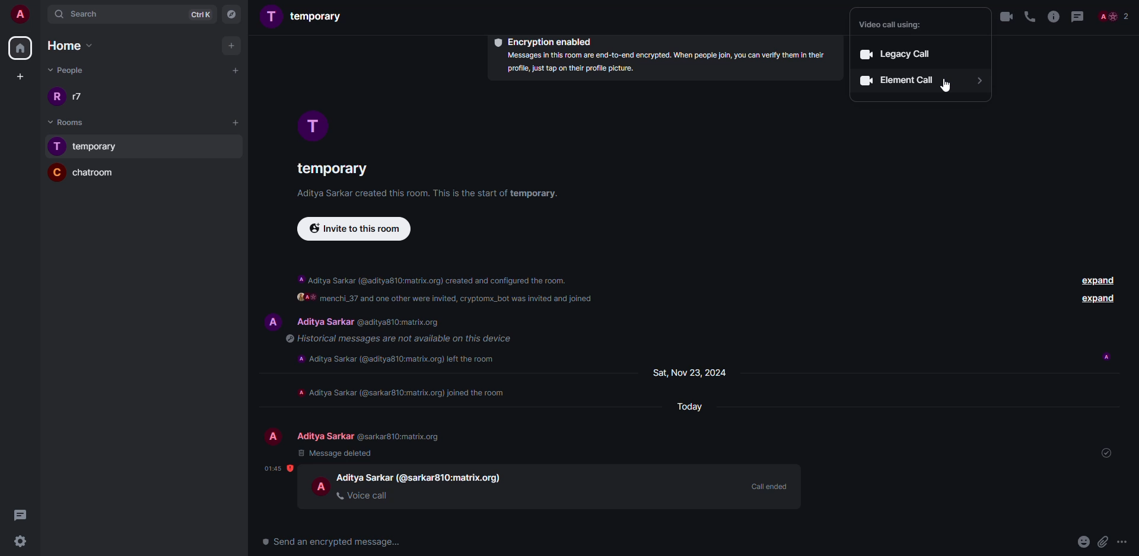 Image resolution: width=1139 pixels, height=556 pixels. What do you see at coordinates (1106, 357) in the screenshot?
I see `seen` at bounding box center [1106, 357].